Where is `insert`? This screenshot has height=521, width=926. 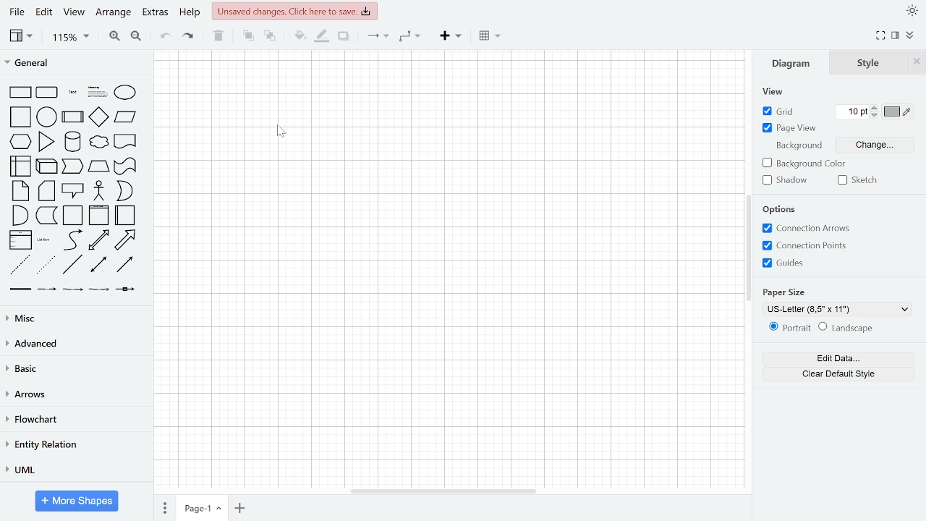 insert is located at coordinates (451, 37).